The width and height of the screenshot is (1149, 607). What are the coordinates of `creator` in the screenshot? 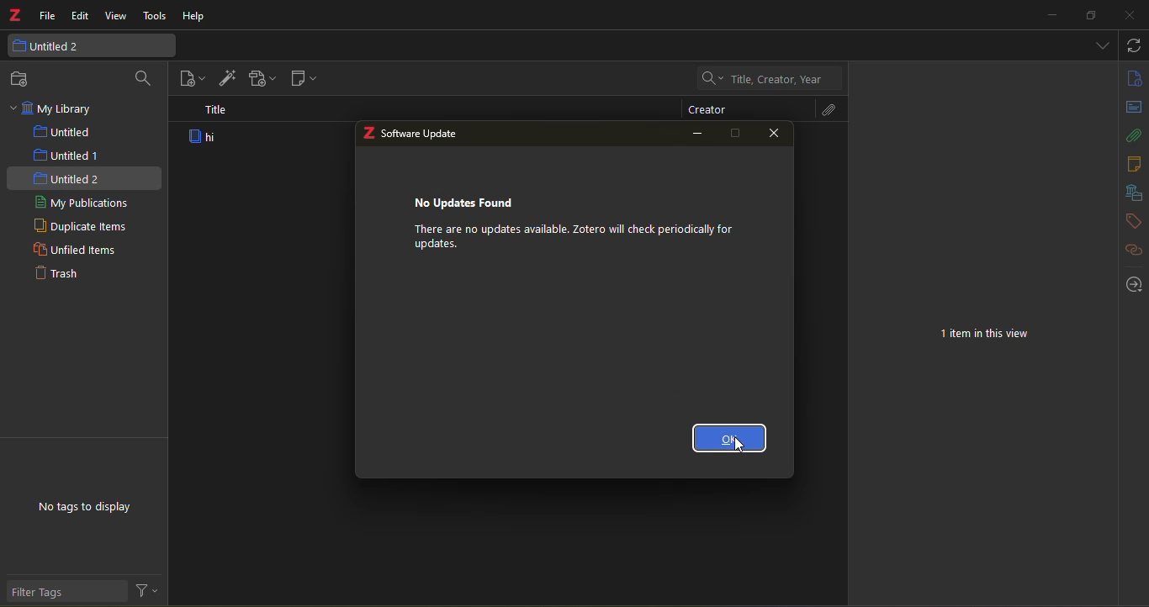 It's located at (707, 110).